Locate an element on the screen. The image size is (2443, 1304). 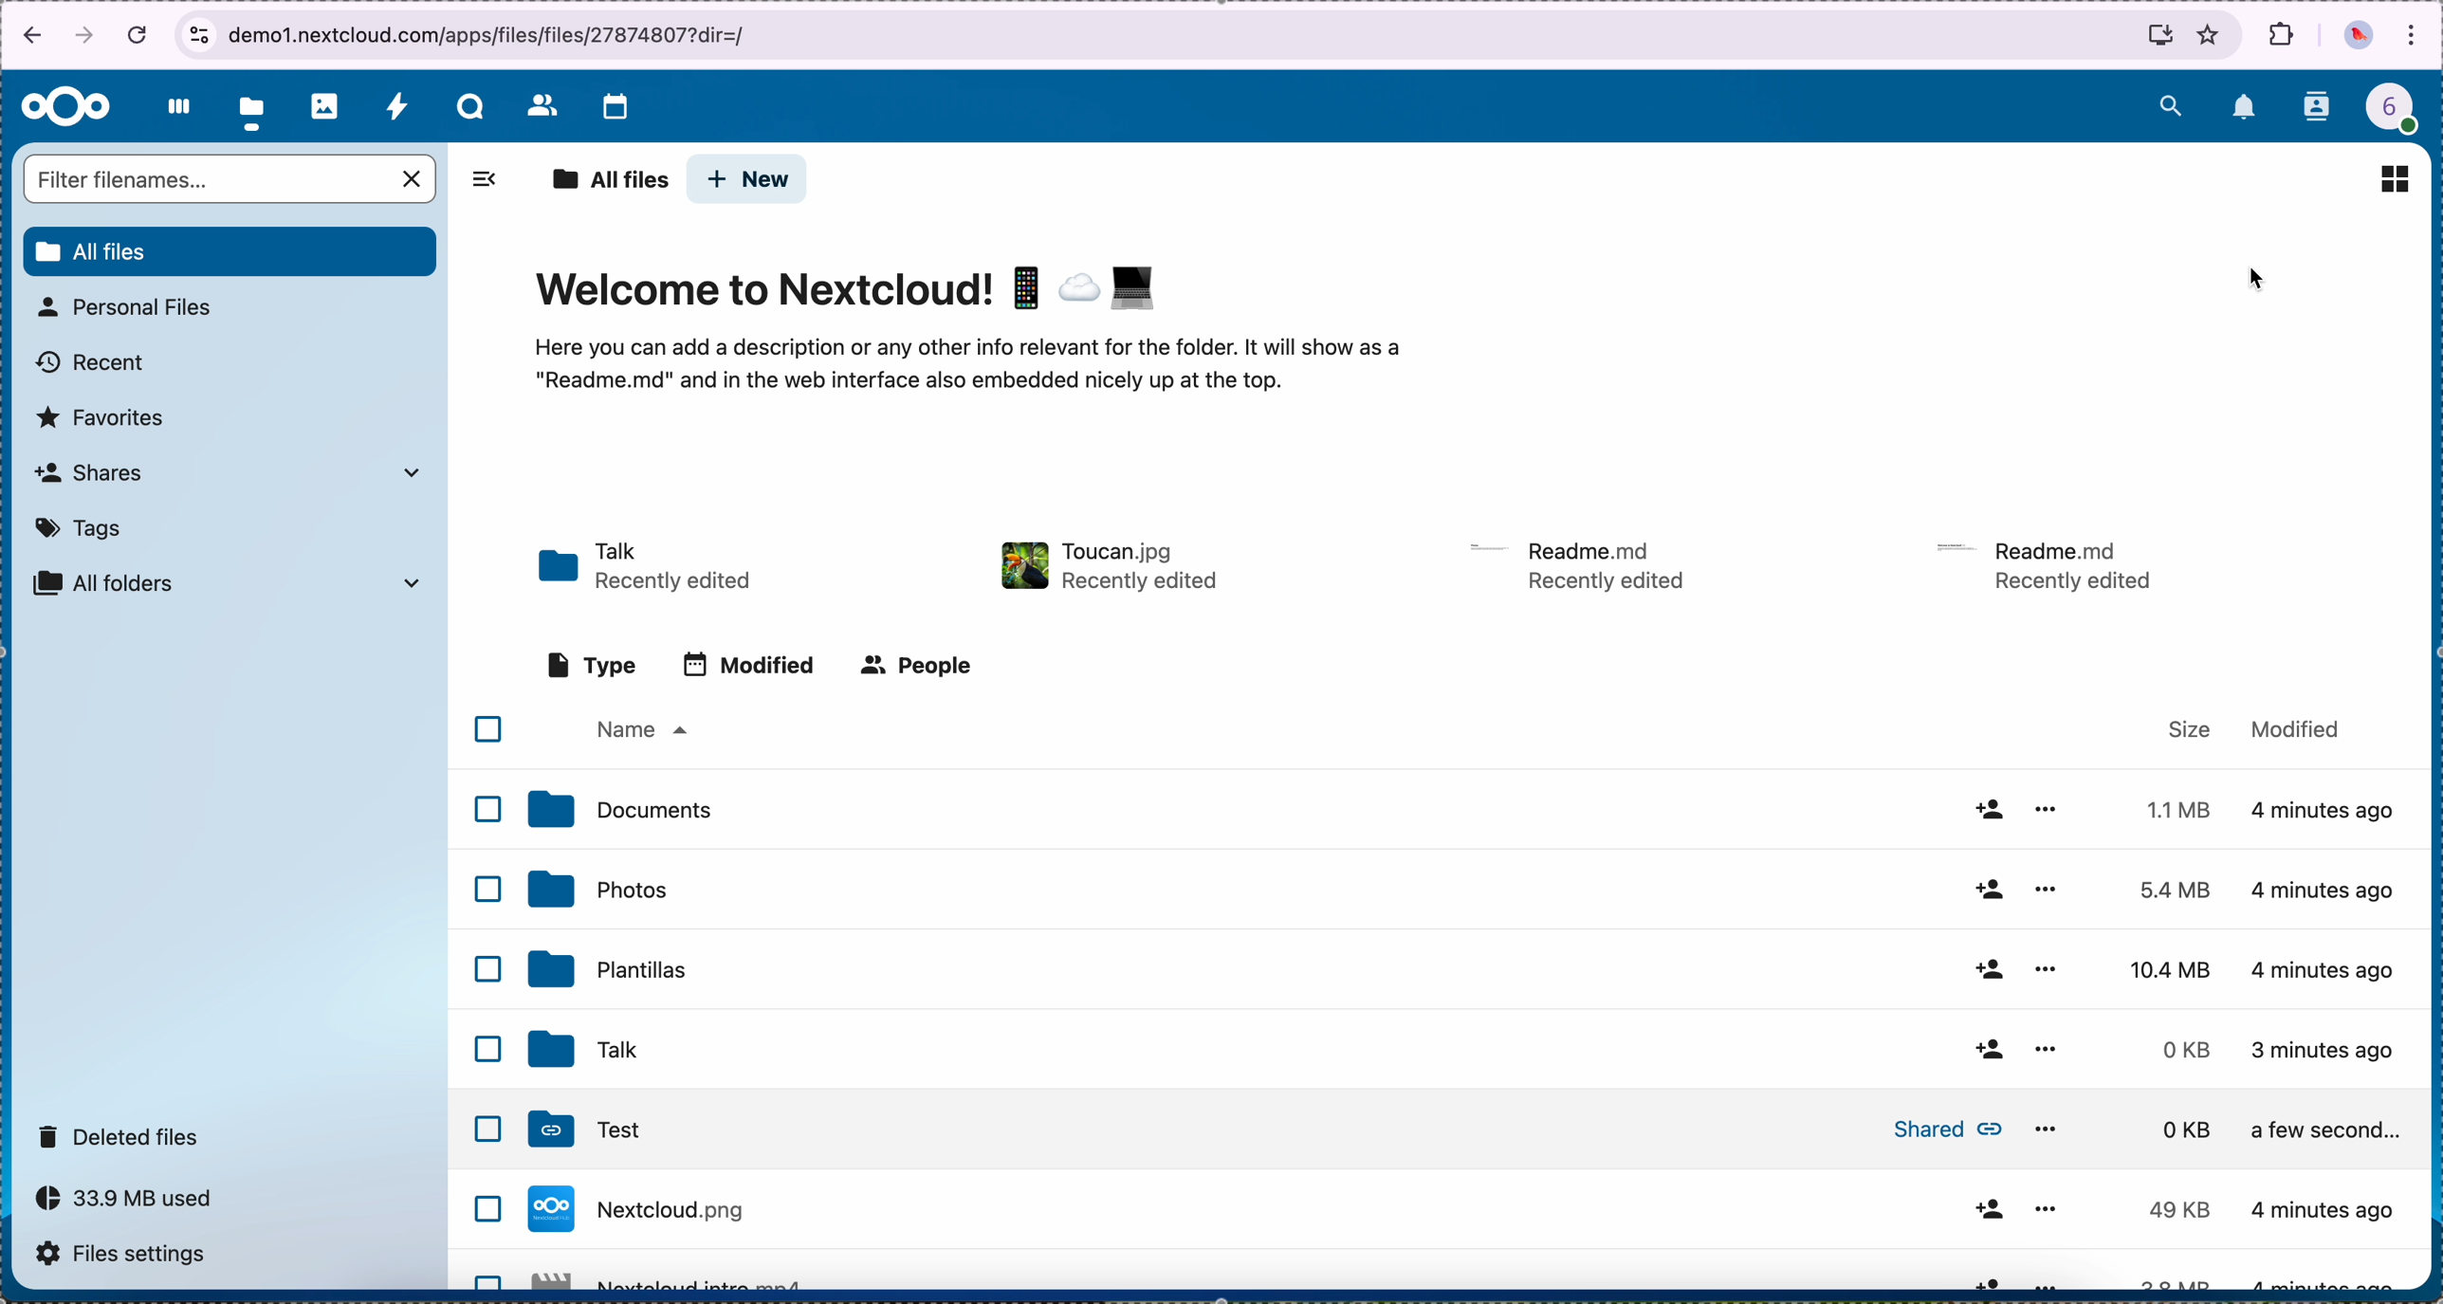
share is located at coordinates (1983, 1279).